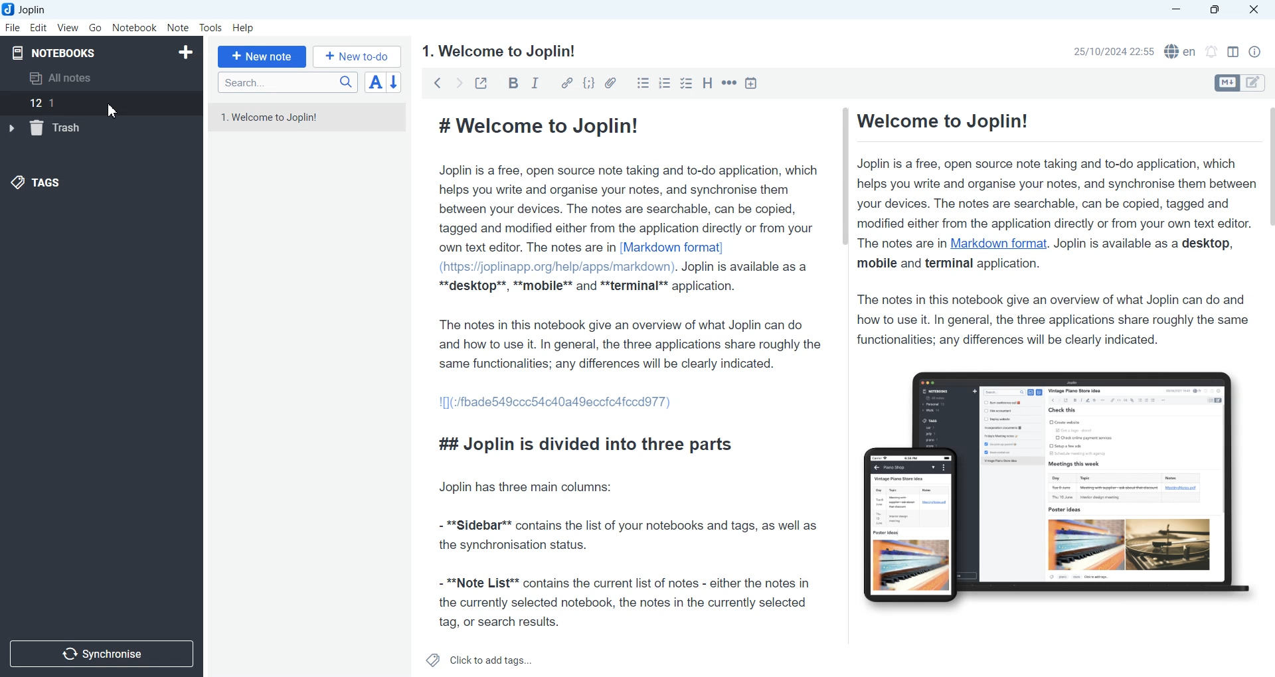 The height and width of the screenshot is (677, 1275). Describe the element at coordinates (211, 28) in the screenshot. I see `Tools` at that location.